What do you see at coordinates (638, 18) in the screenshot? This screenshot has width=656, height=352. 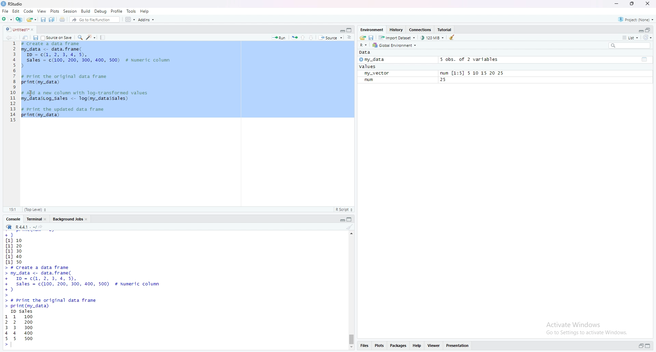 I see `Project:(None)` at bounding box center [638, 18].